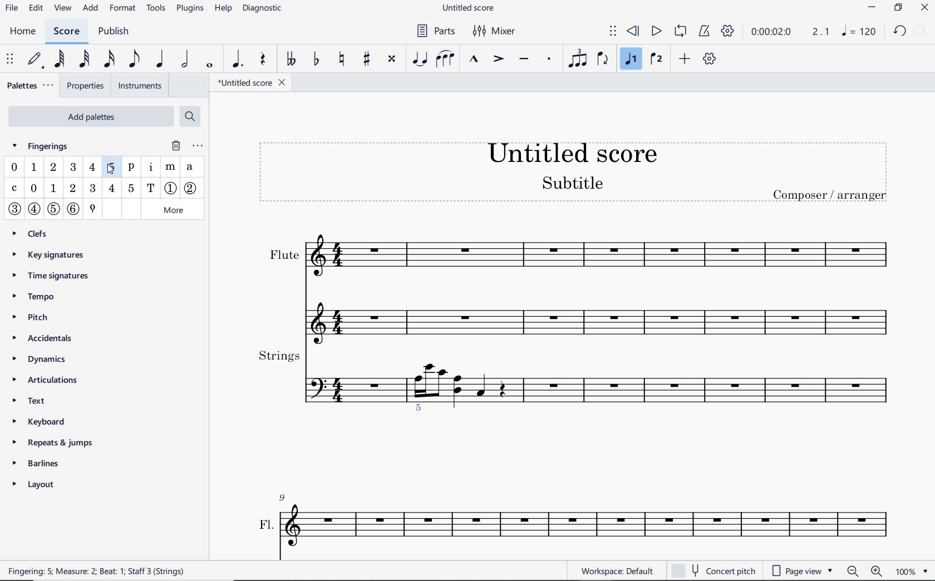 This screenshot has height=581, width=935. What do you see at coordinates (46, 146) in the screenshot?
I see `fingerings` at bounding box center [46, 146].